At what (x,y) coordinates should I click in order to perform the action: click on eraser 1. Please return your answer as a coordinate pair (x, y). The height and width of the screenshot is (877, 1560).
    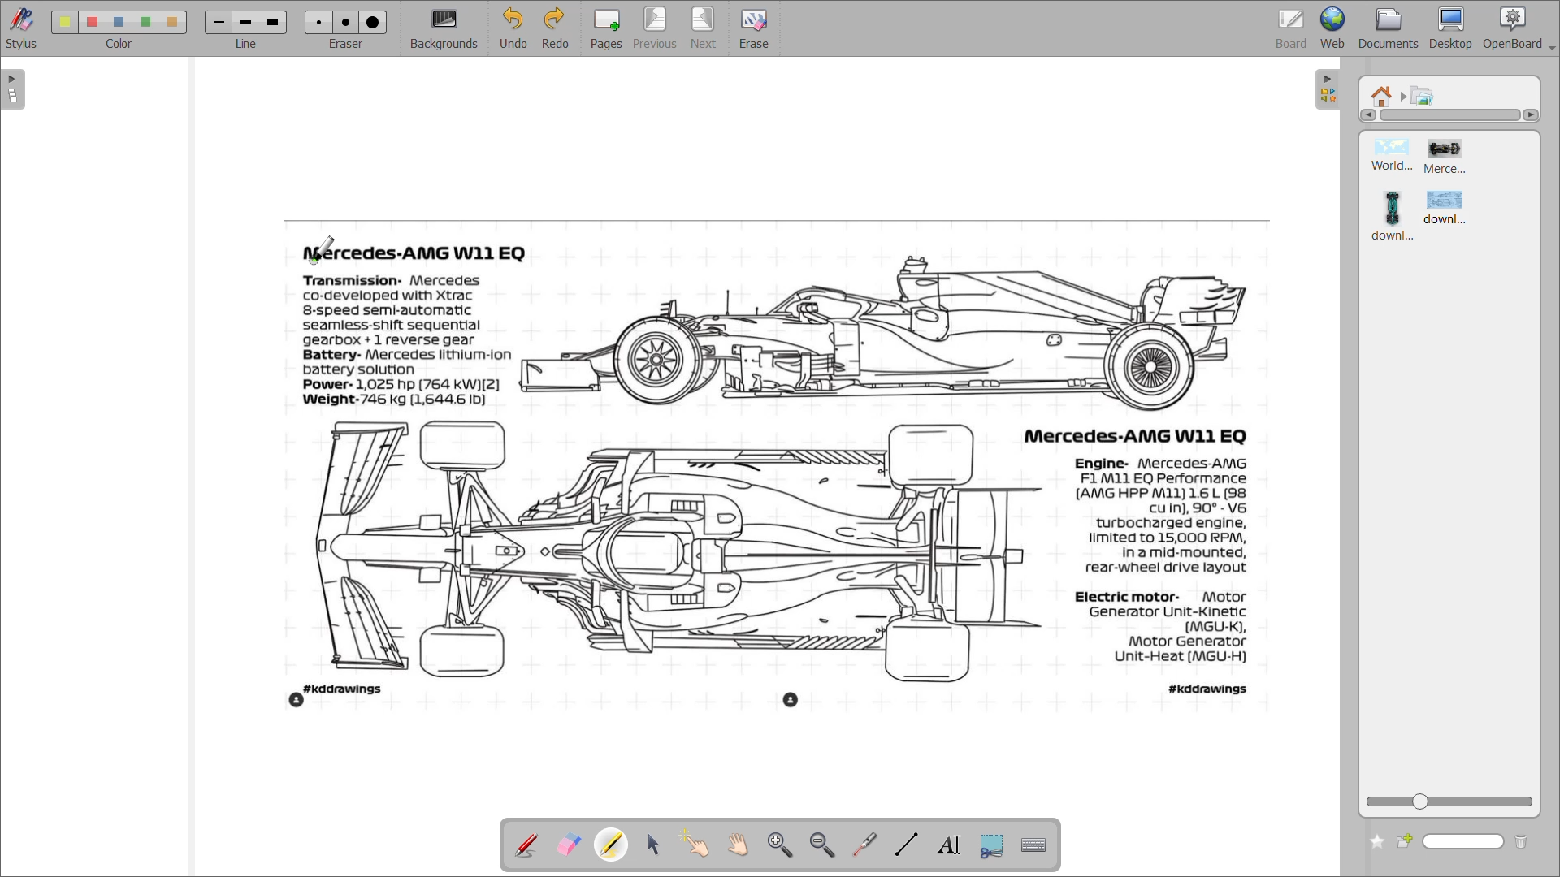
    Looking at the image, I should click on (319, 22).